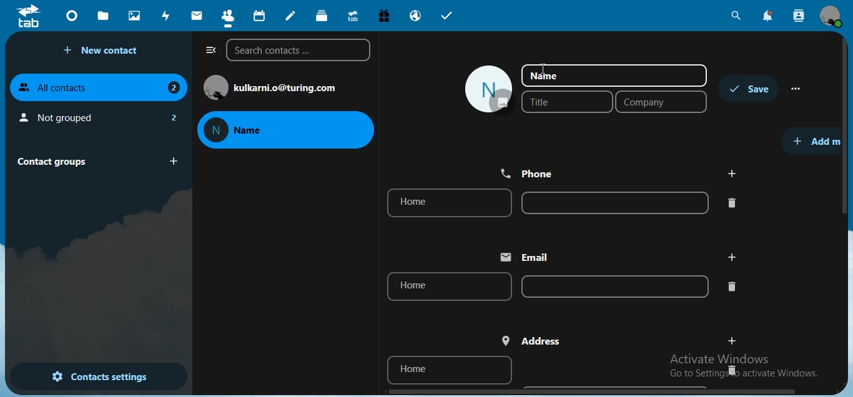 The width and height of the screenshot is (853, 397). Describe the element at coordinates (730, 370) in the screenshot. I see `delete` at that location.